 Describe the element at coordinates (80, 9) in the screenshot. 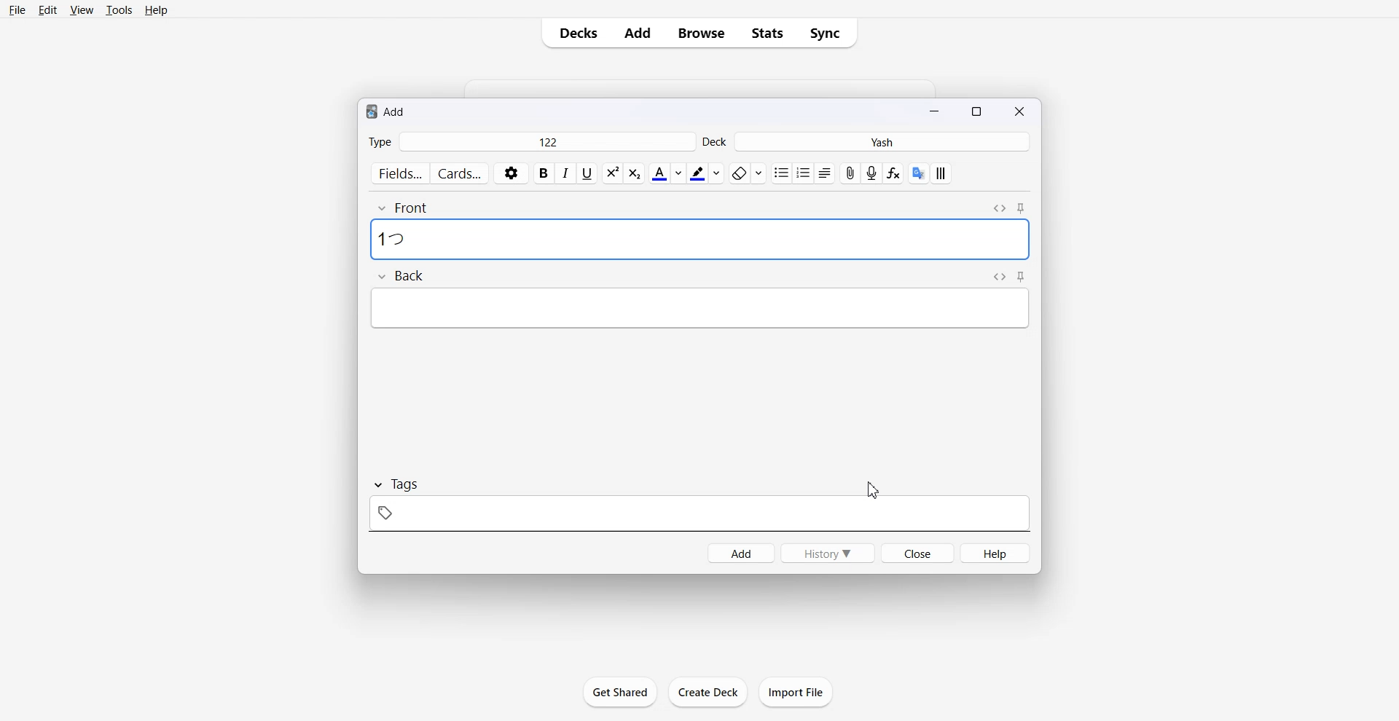

I see `View` at that location.